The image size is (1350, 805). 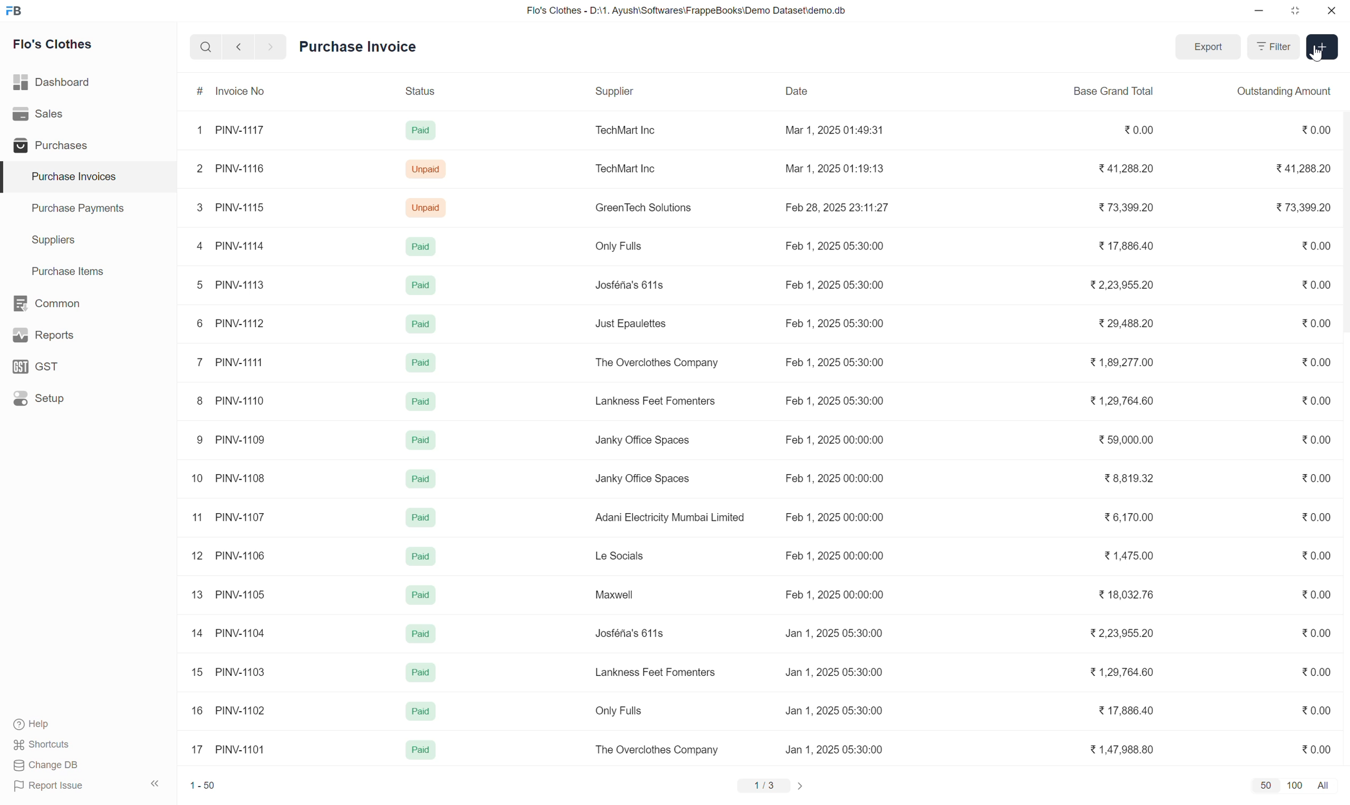 What do you see at coordinates (229, 749) in the screenshot?
I see `17 PINV-1101` at bounding box center [229, 749].